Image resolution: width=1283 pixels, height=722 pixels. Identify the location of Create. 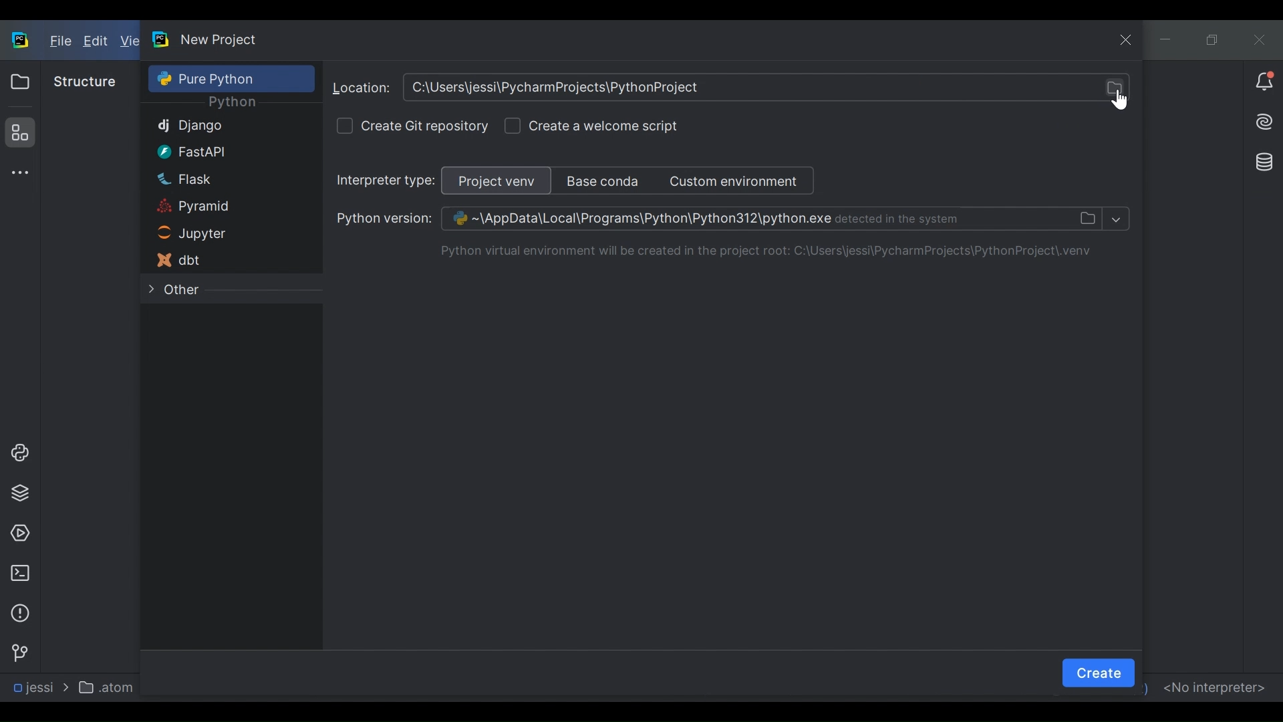
(1099, 673).